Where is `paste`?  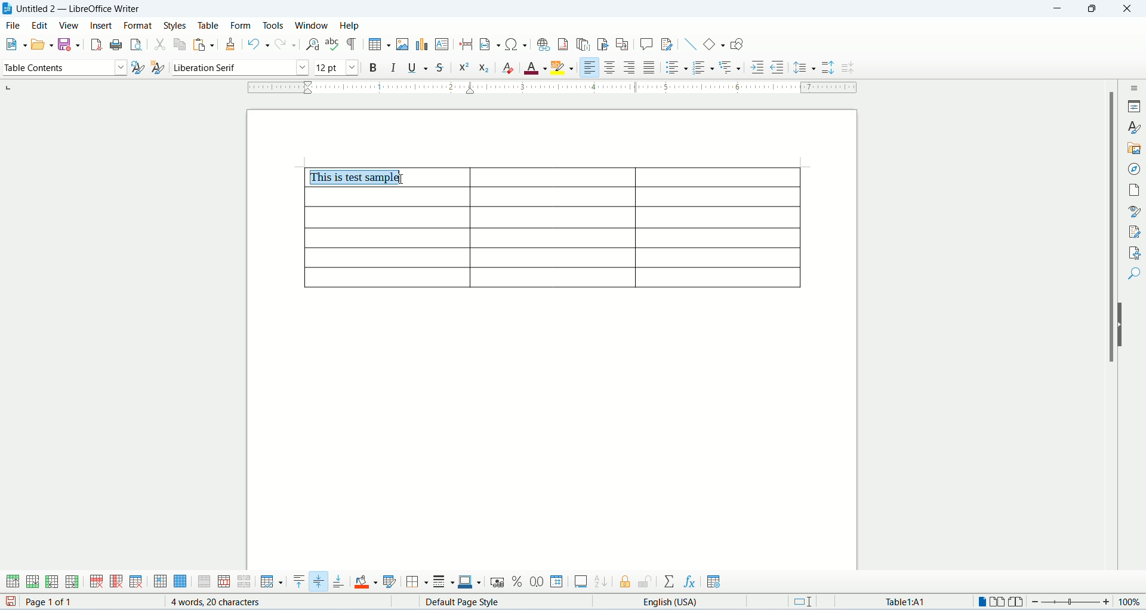
paste is located at coordinates (201, 45).